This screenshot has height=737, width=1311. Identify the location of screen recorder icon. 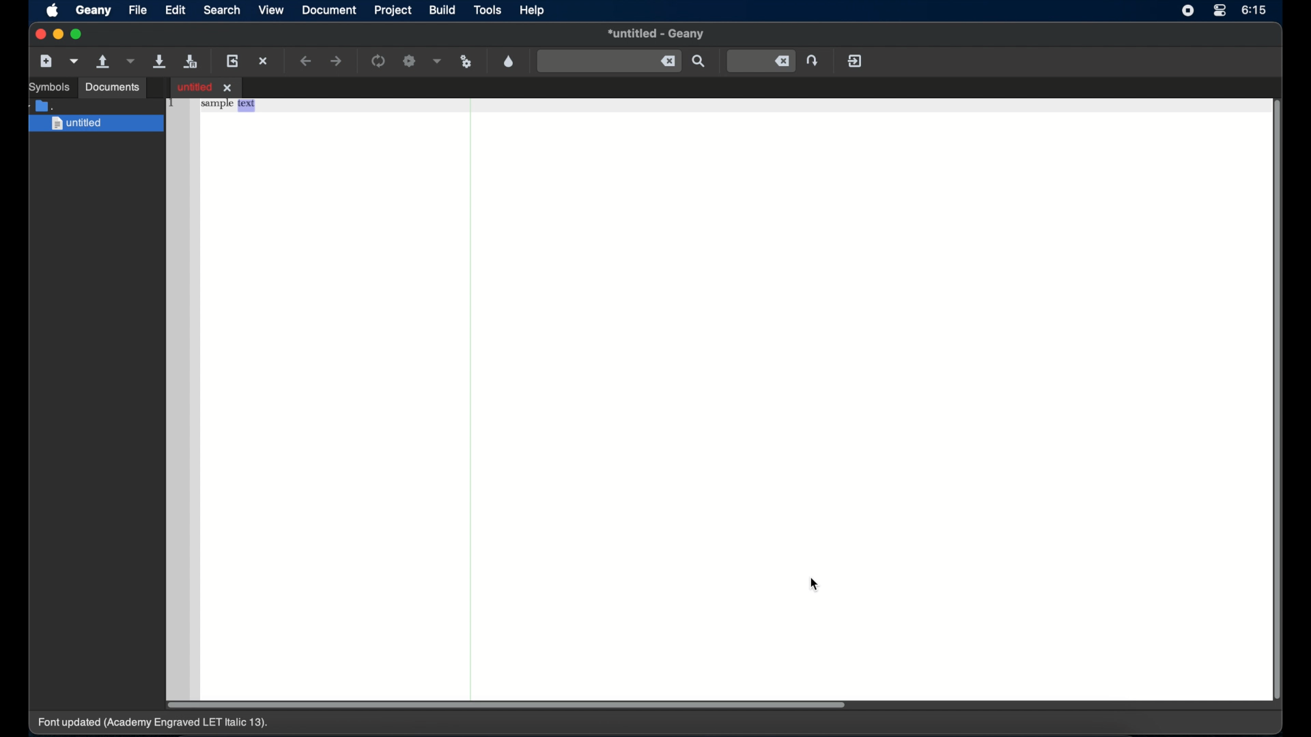
(1187, 12).